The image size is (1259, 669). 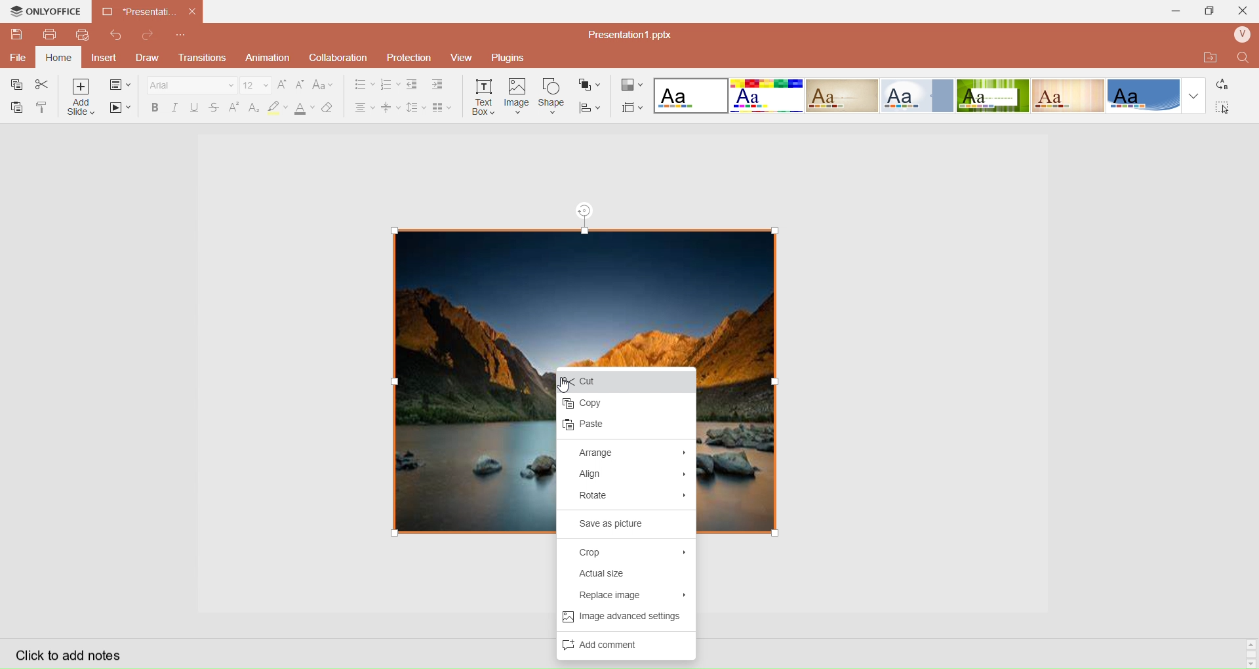 What do you see at coordinates (1245, 11) in the screenshot?
I see `Close` at bounding box center [1245, 11].